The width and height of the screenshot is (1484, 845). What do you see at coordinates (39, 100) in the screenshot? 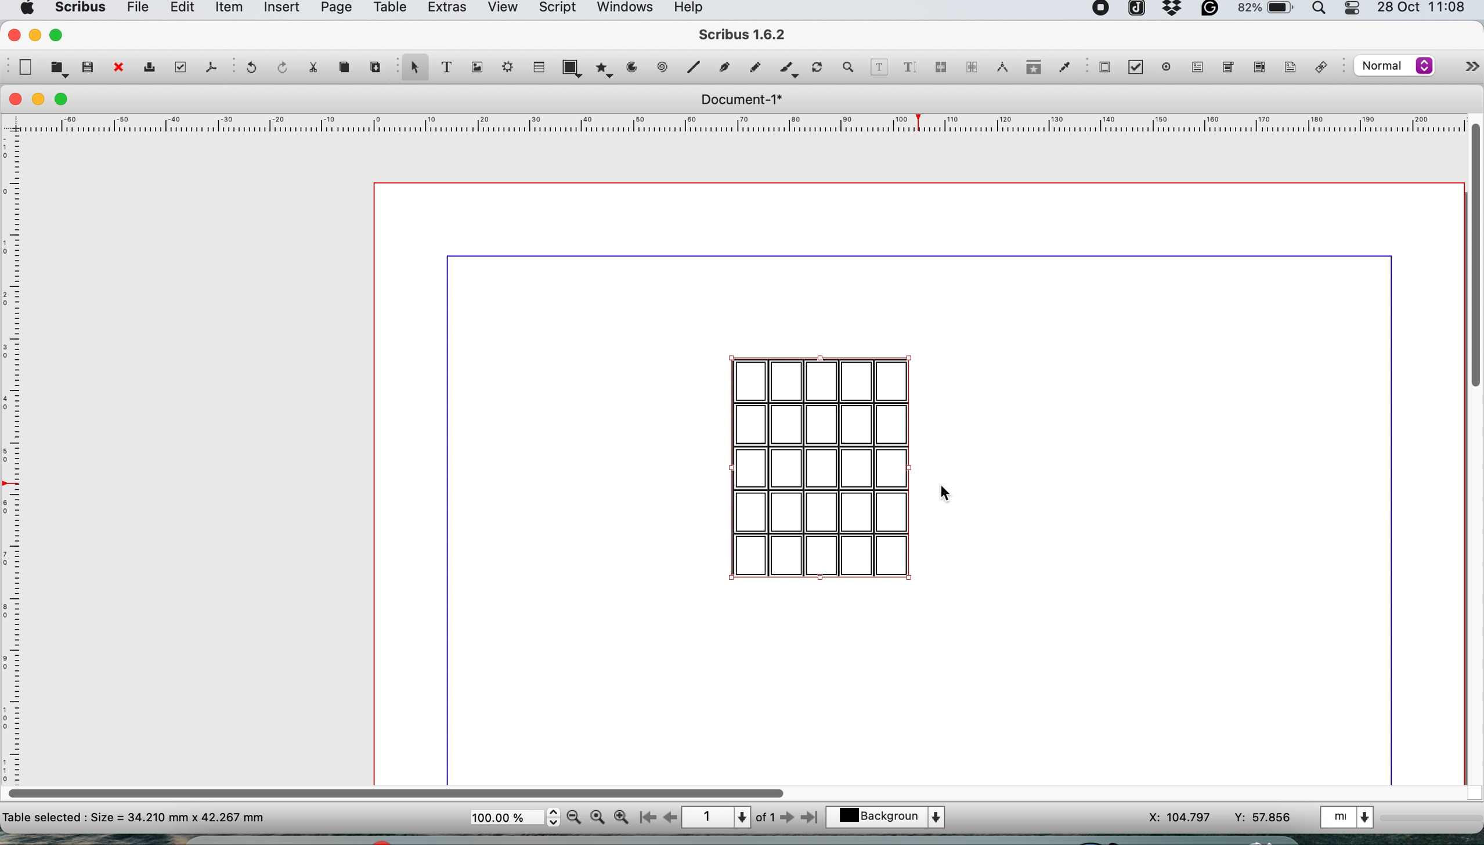
I see `minimise` at bounding box center [39, 100].